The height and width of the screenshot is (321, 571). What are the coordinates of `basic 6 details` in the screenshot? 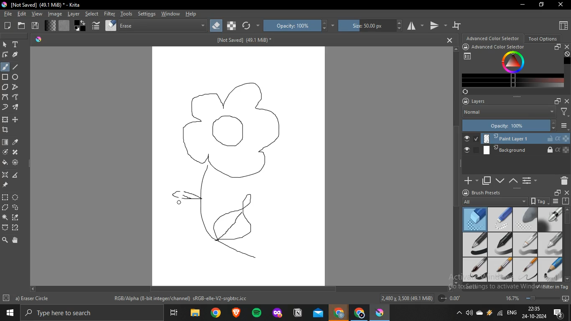 It's located at (526, 270).